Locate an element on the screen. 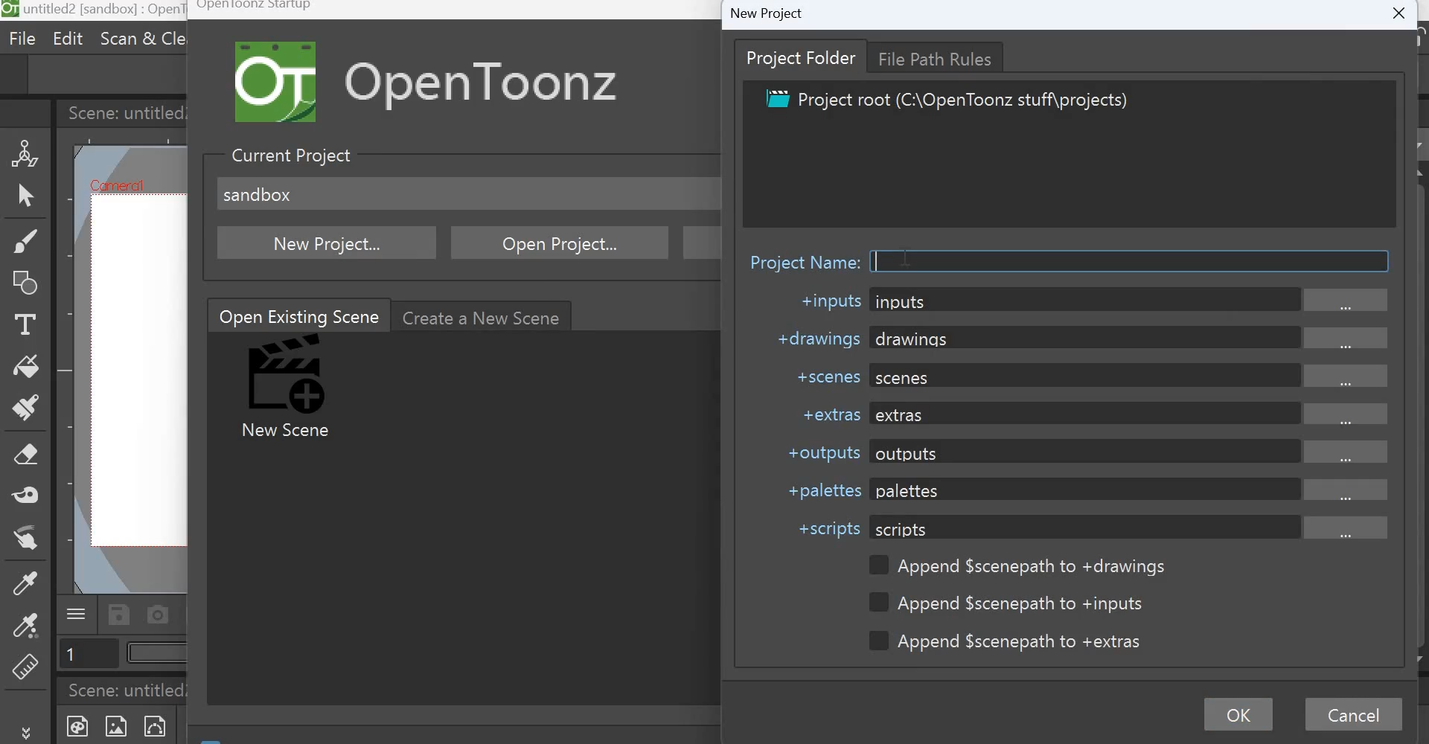 The image size is (1429, 744). New project is located at coordinates (328, 242).